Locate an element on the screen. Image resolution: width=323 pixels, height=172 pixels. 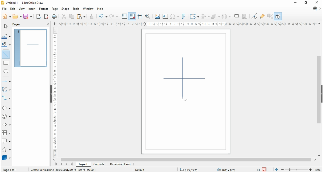
page is located at coordinates (54, 9).